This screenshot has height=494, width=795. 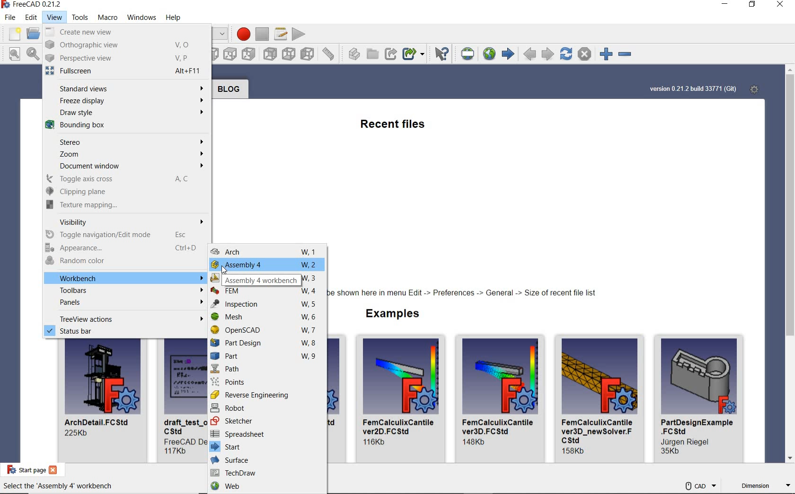 What do you see at coordinates (53, 18) in the screenshot?
I see `view` at bounding box center [53, 18].